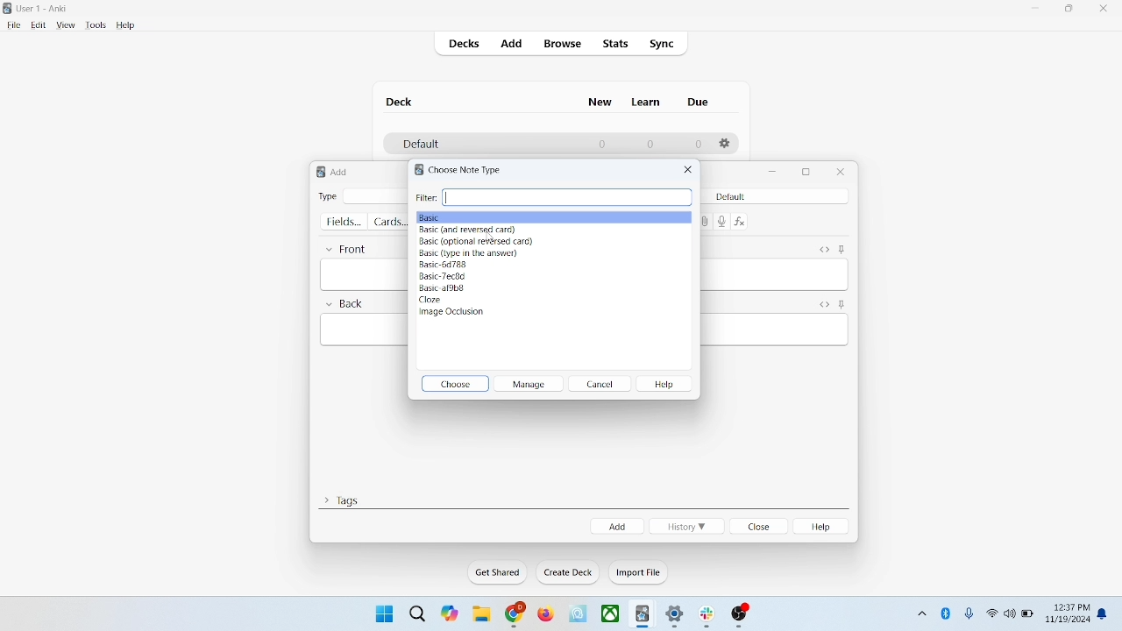  I want to click on get shared, so click(499, 573).